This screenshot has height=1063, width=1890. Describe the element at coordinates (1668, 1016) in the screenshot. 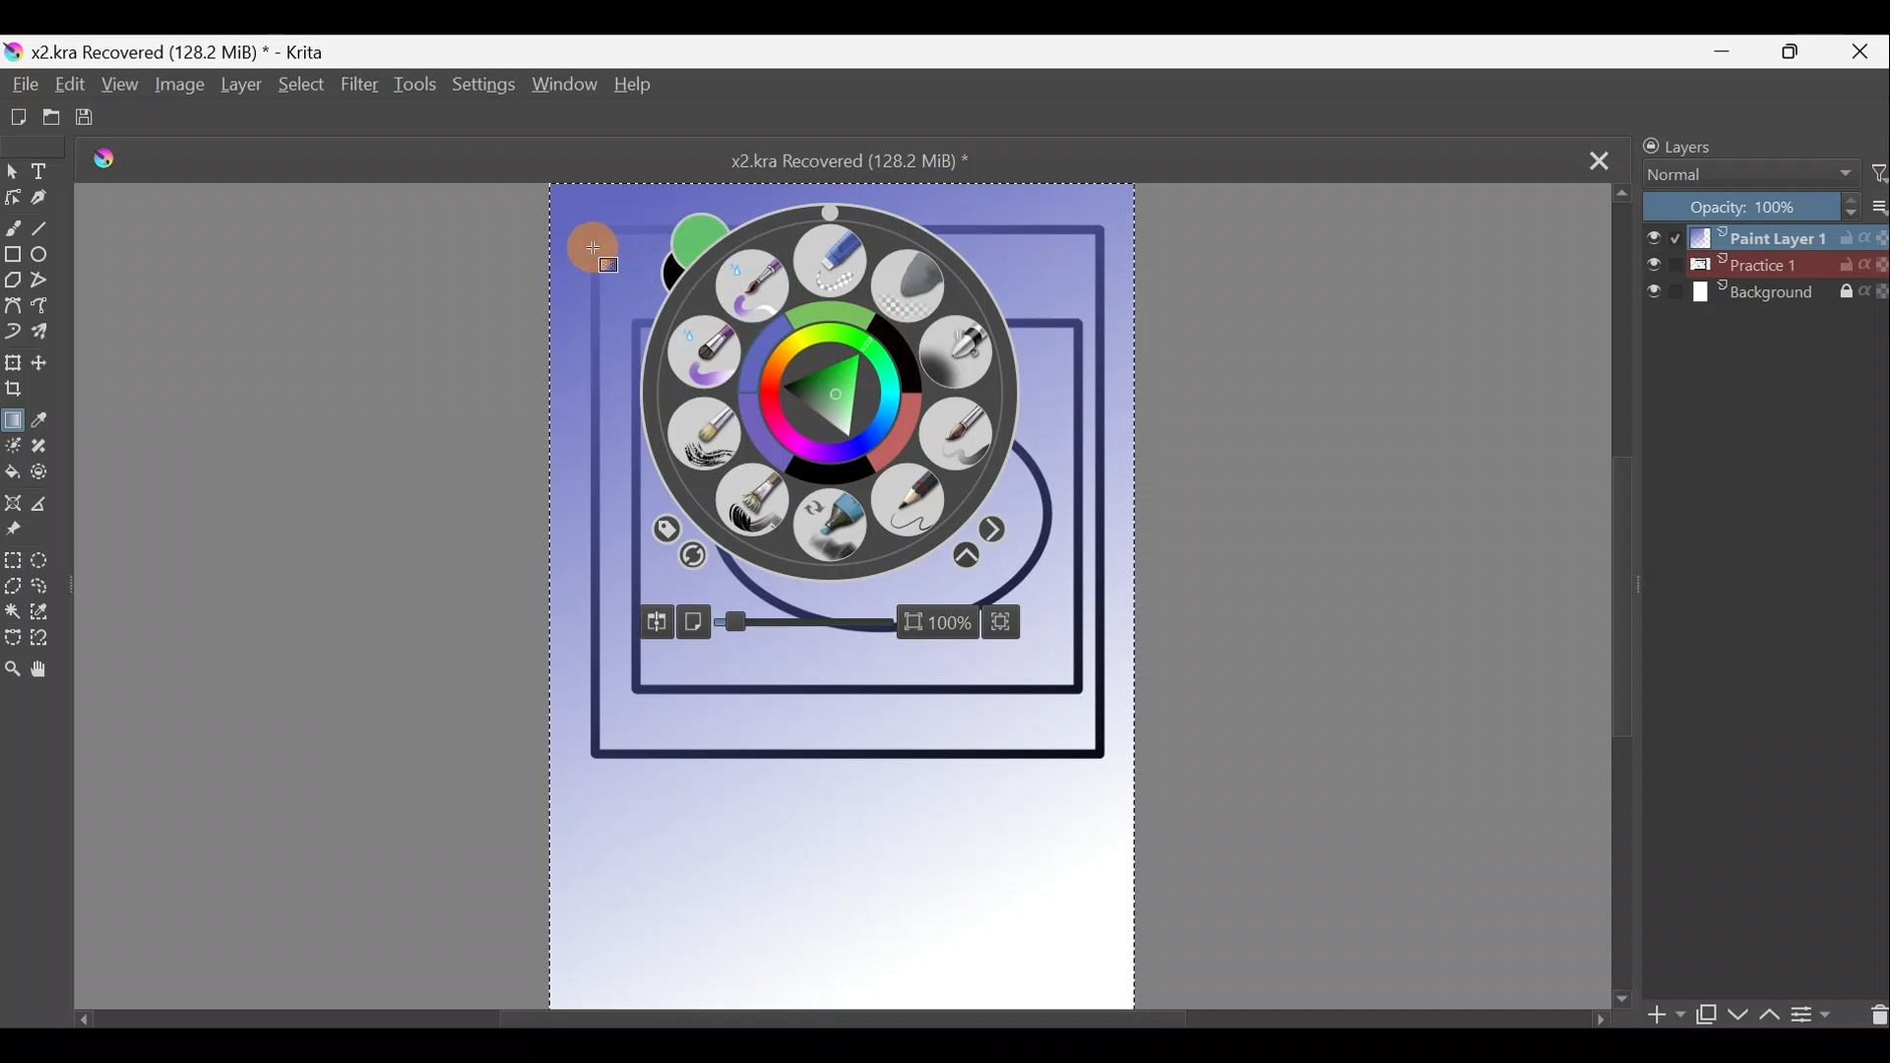

I see `Add layer/mask` at that location.